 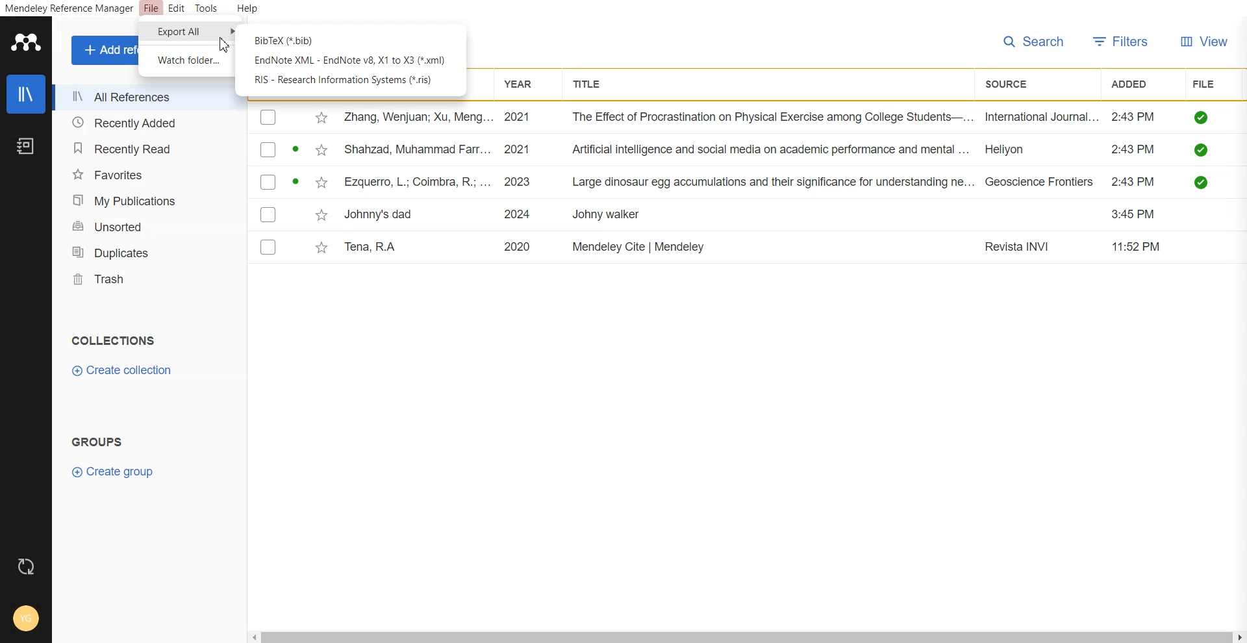 What do you see at coordinates (205, 8) in the screenshot?
I see `Tools` at bounding box center [205, 8].